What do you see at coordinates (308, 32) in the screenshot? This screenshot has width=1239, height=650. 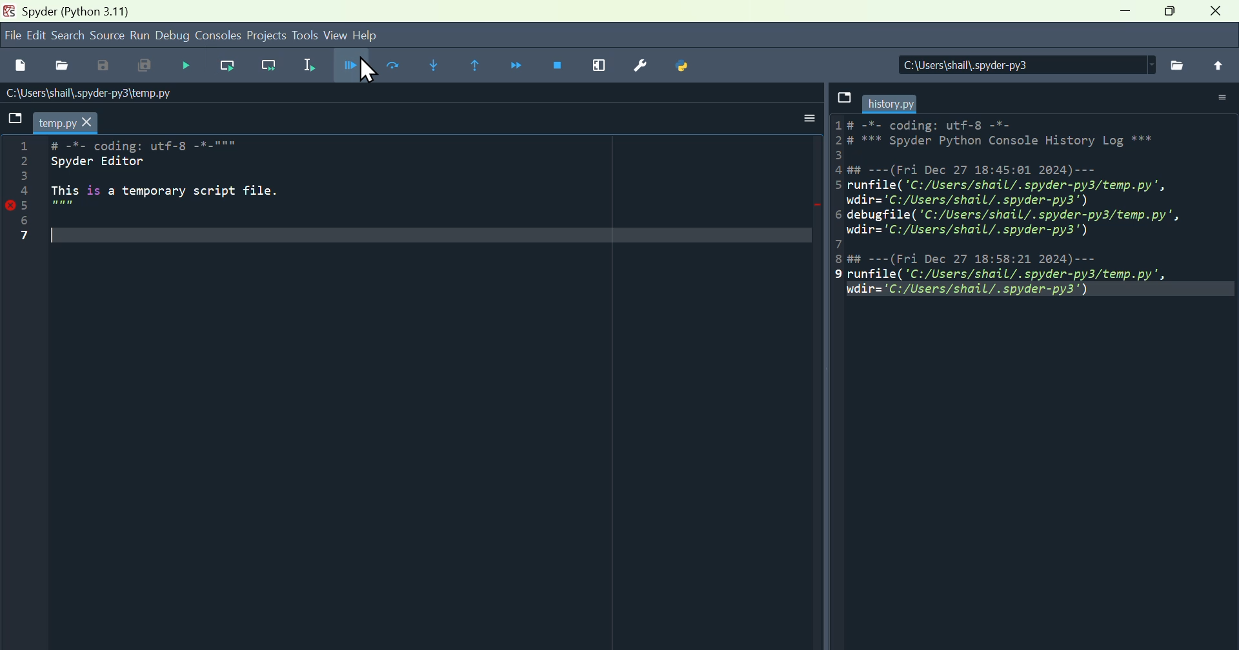 I see `Tools` at bounding box center [308, 32].